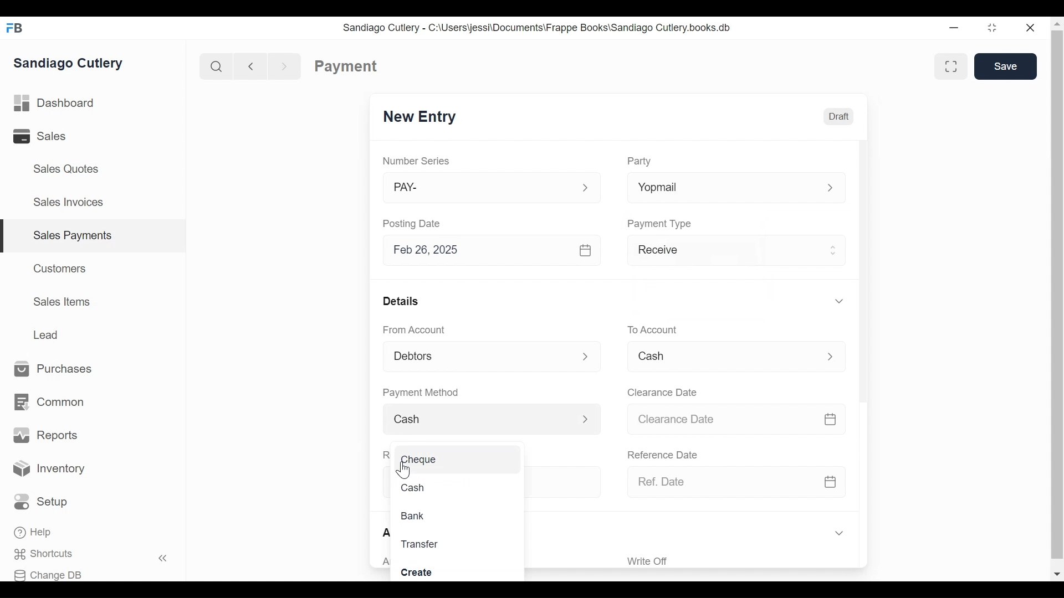 This screenshot has width=1064, height=598. What do you see at coordinates (44, 502) in the screenshot?
I see `Setup` at bounding box center [44, 502].